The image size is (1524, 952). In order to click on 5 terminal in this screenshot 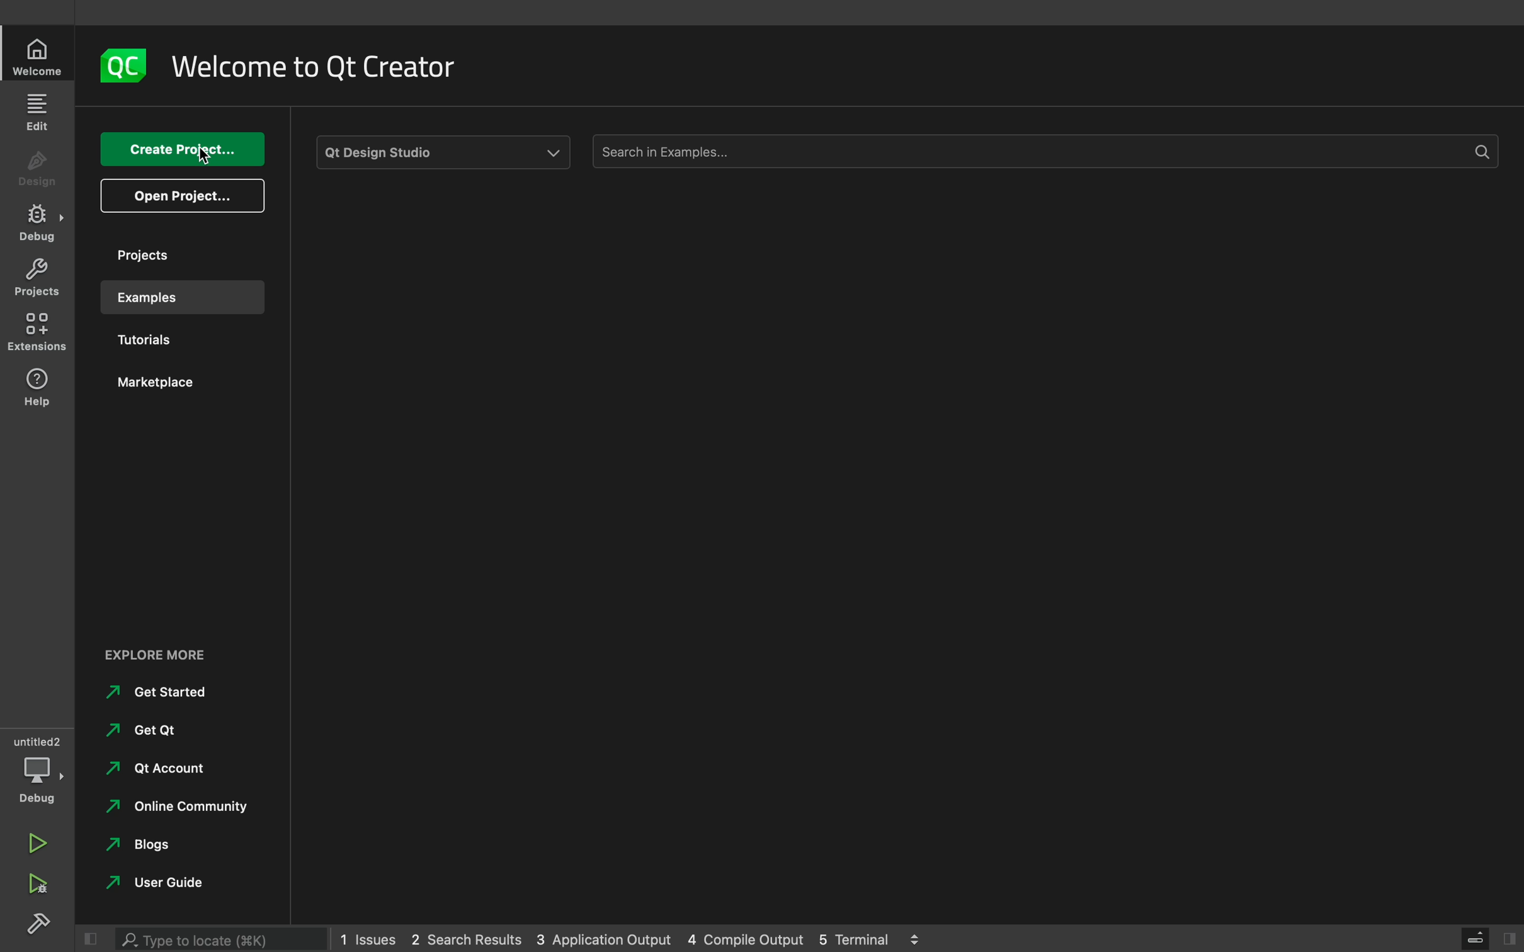, I will do `click(860, 938)`.